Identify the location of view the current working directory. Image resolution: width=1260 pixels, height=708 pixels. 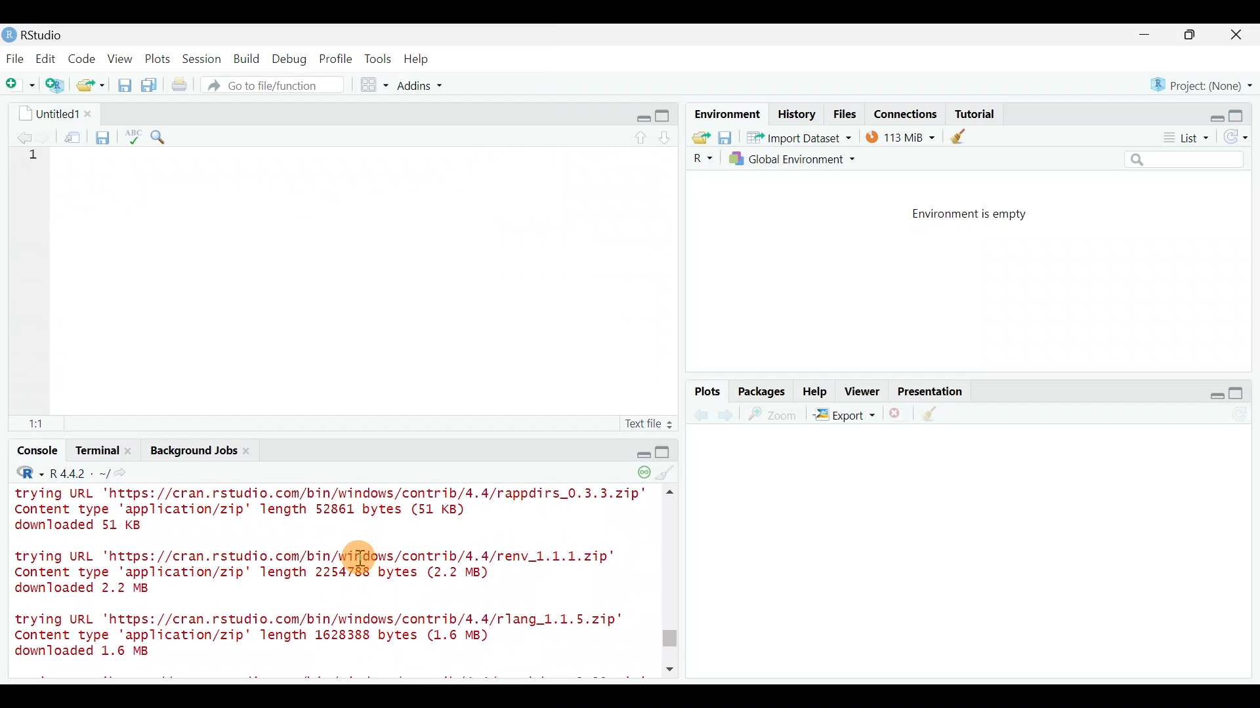
(127, 473).